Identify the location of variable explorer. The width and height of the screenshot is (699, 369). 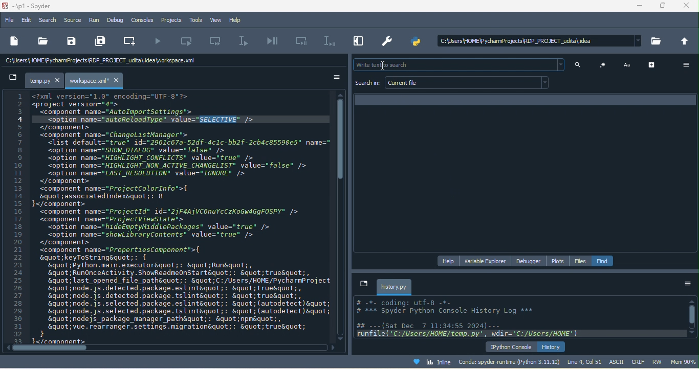
(486, 261).